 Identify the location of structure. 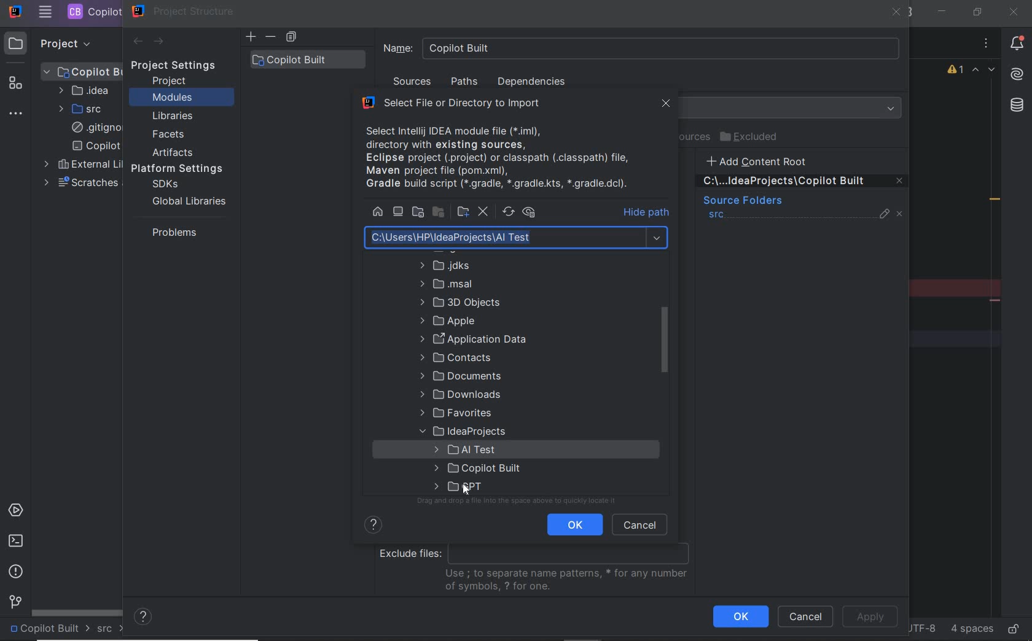
(17, 85).